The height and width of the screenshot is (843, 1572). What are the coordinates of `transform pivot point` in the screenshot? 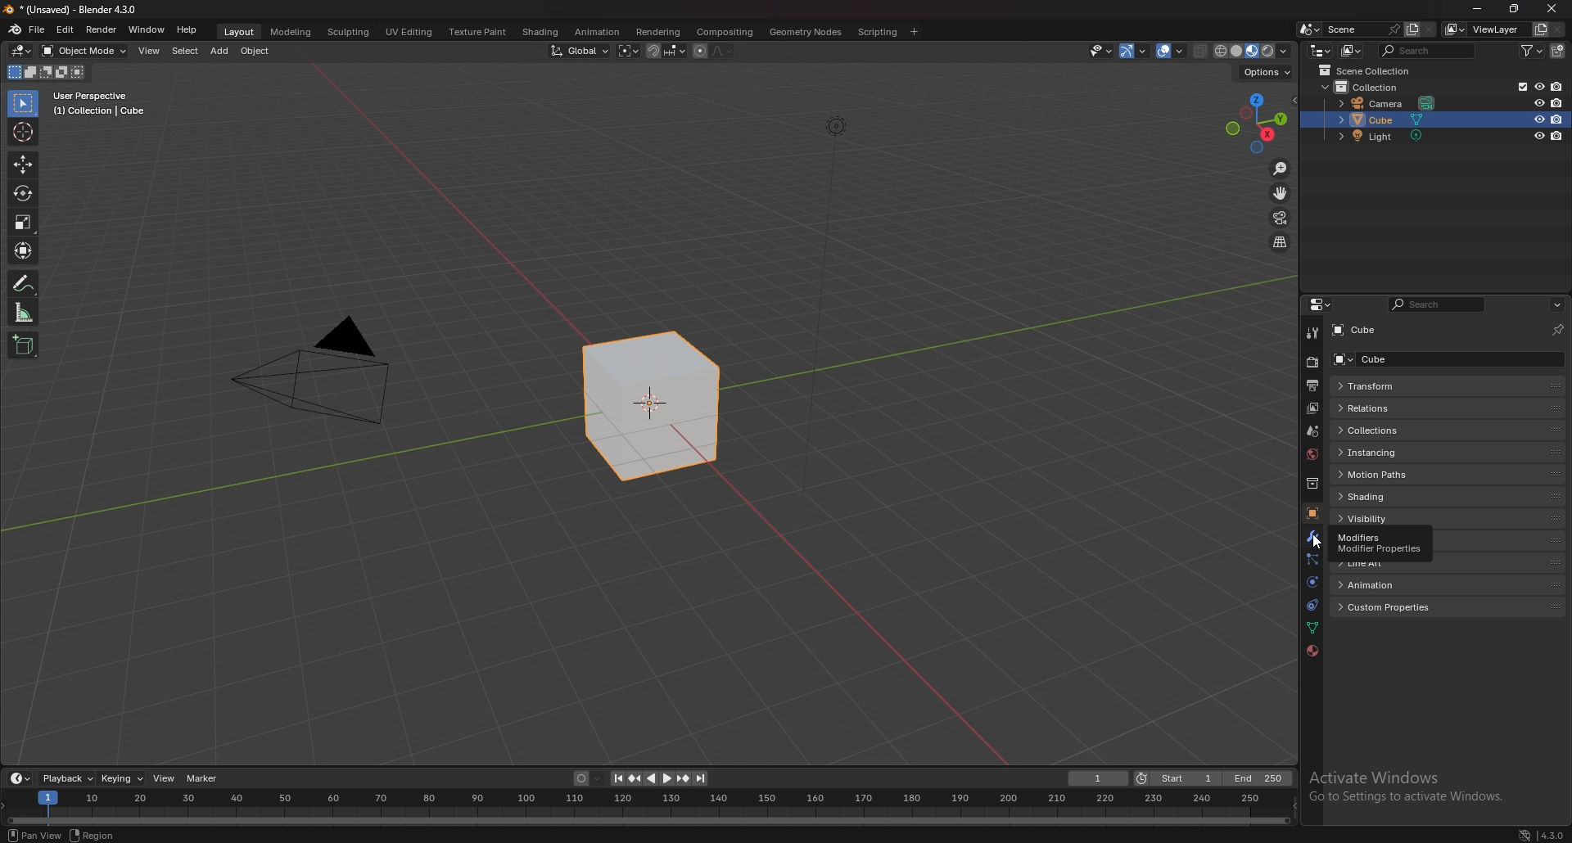 It's located at (627, 50).